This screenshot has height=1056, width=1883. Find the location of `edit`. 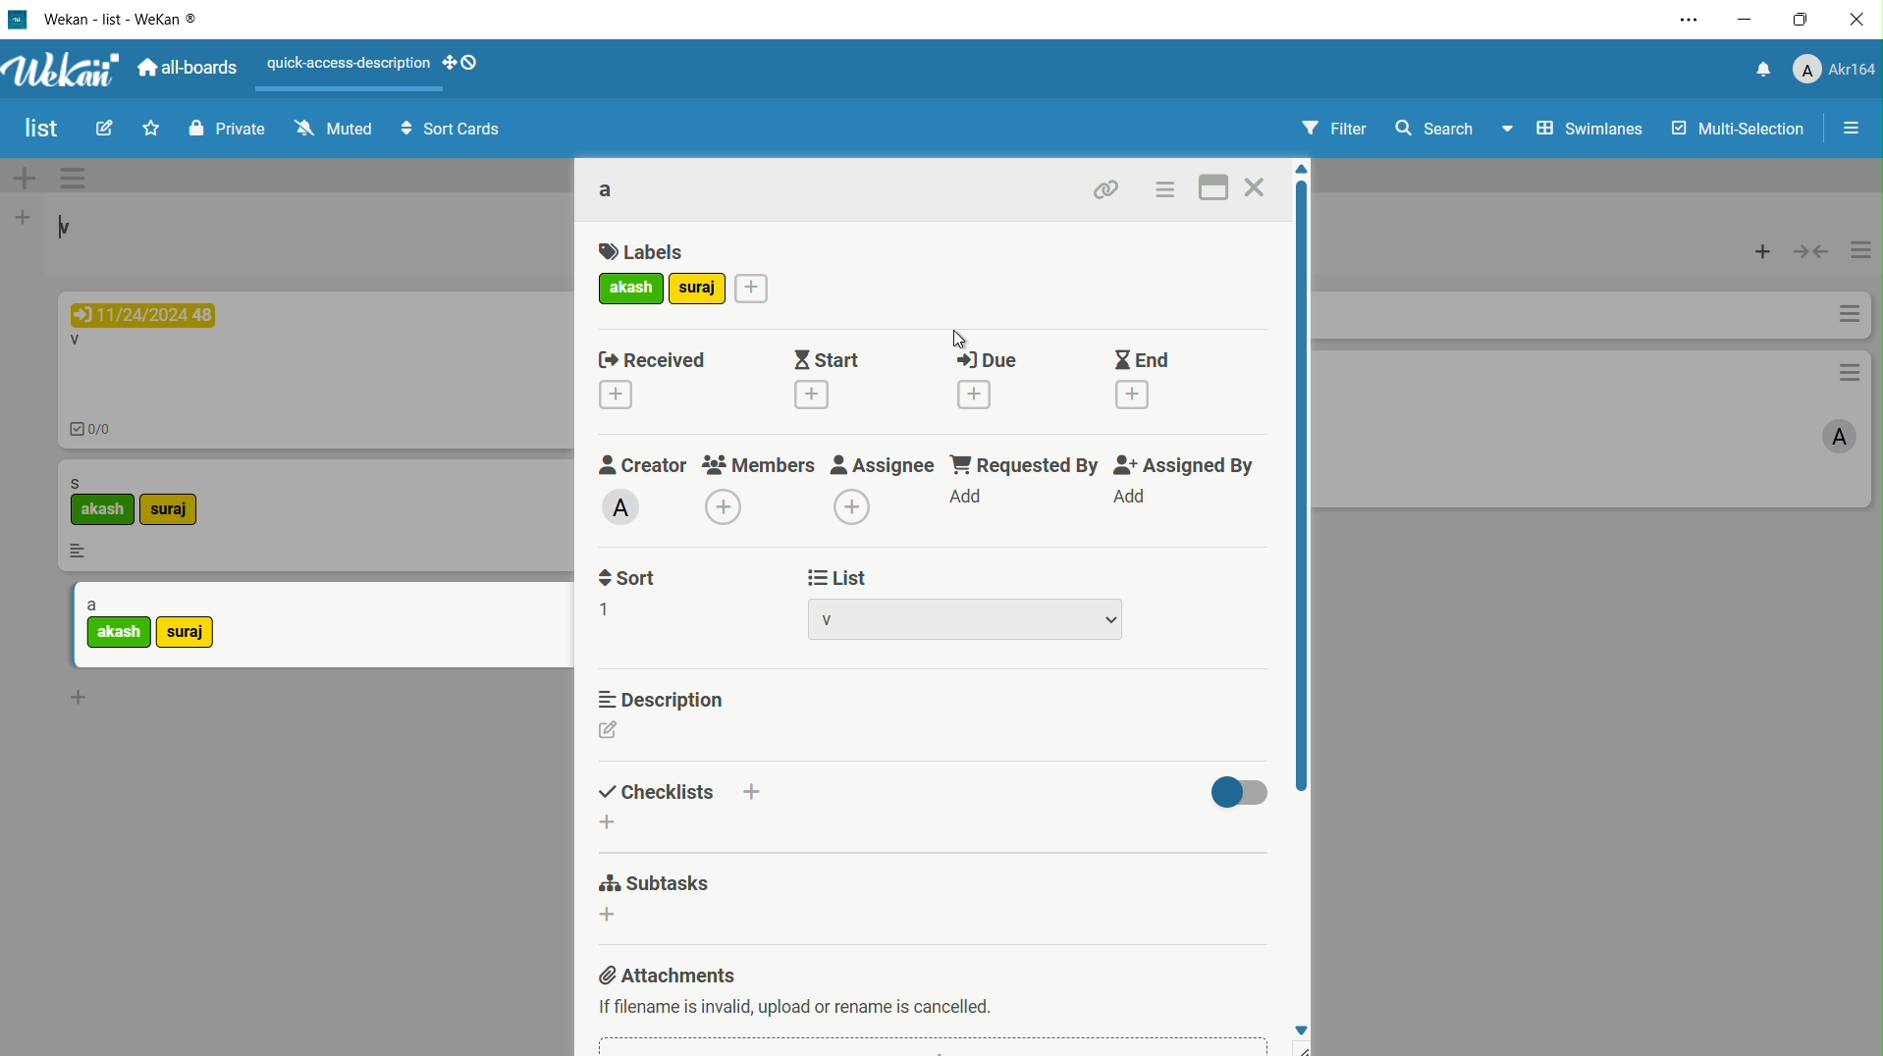

edit is located at coordinates (886, 464).